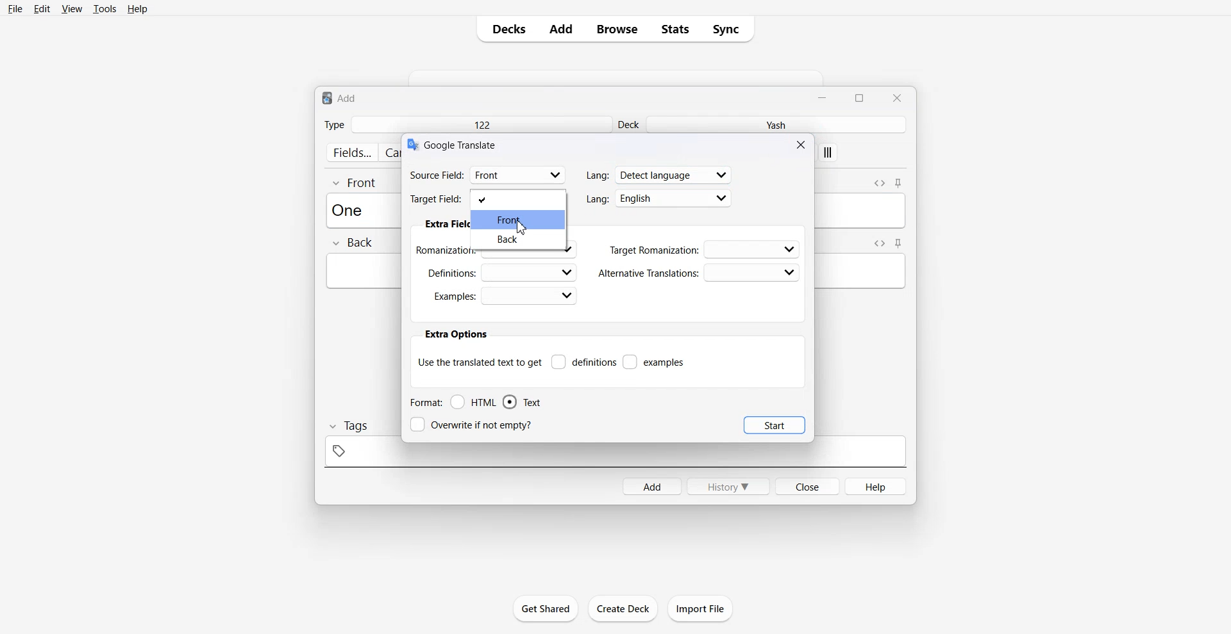 The image size is (1231, 634). I want to click on Alternative Translations, so click(698, 273).